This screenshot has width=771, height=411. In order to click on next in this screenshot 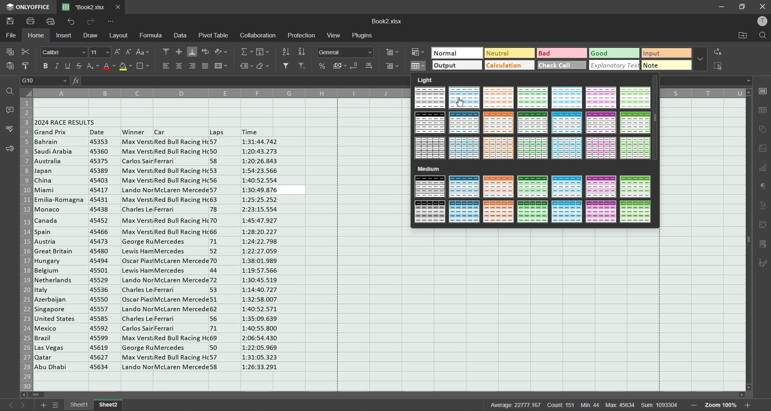, I will do `click(24, 405)`.